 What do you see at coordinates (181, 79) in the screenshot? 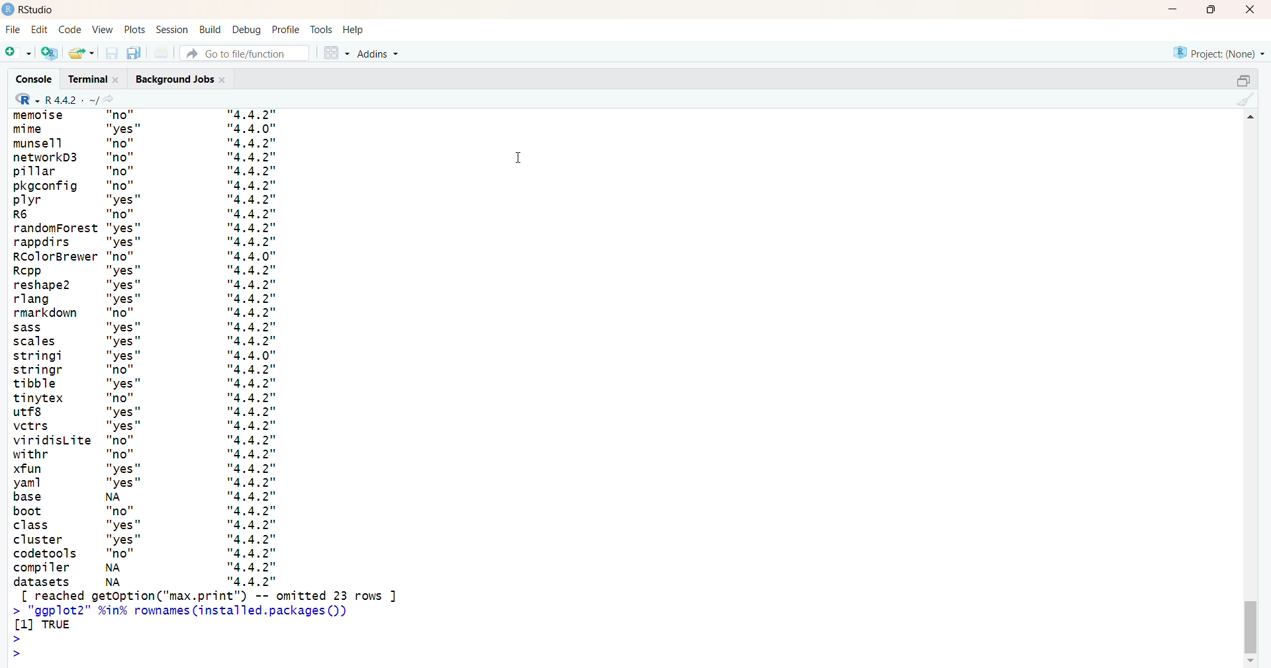
I see `background jobs` at bounding box center [181, 79].